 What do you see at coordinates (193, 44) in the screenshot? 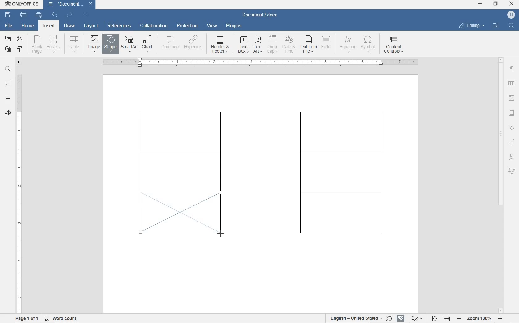
I see `HYPERLINK` at bounding box center [193, 44].